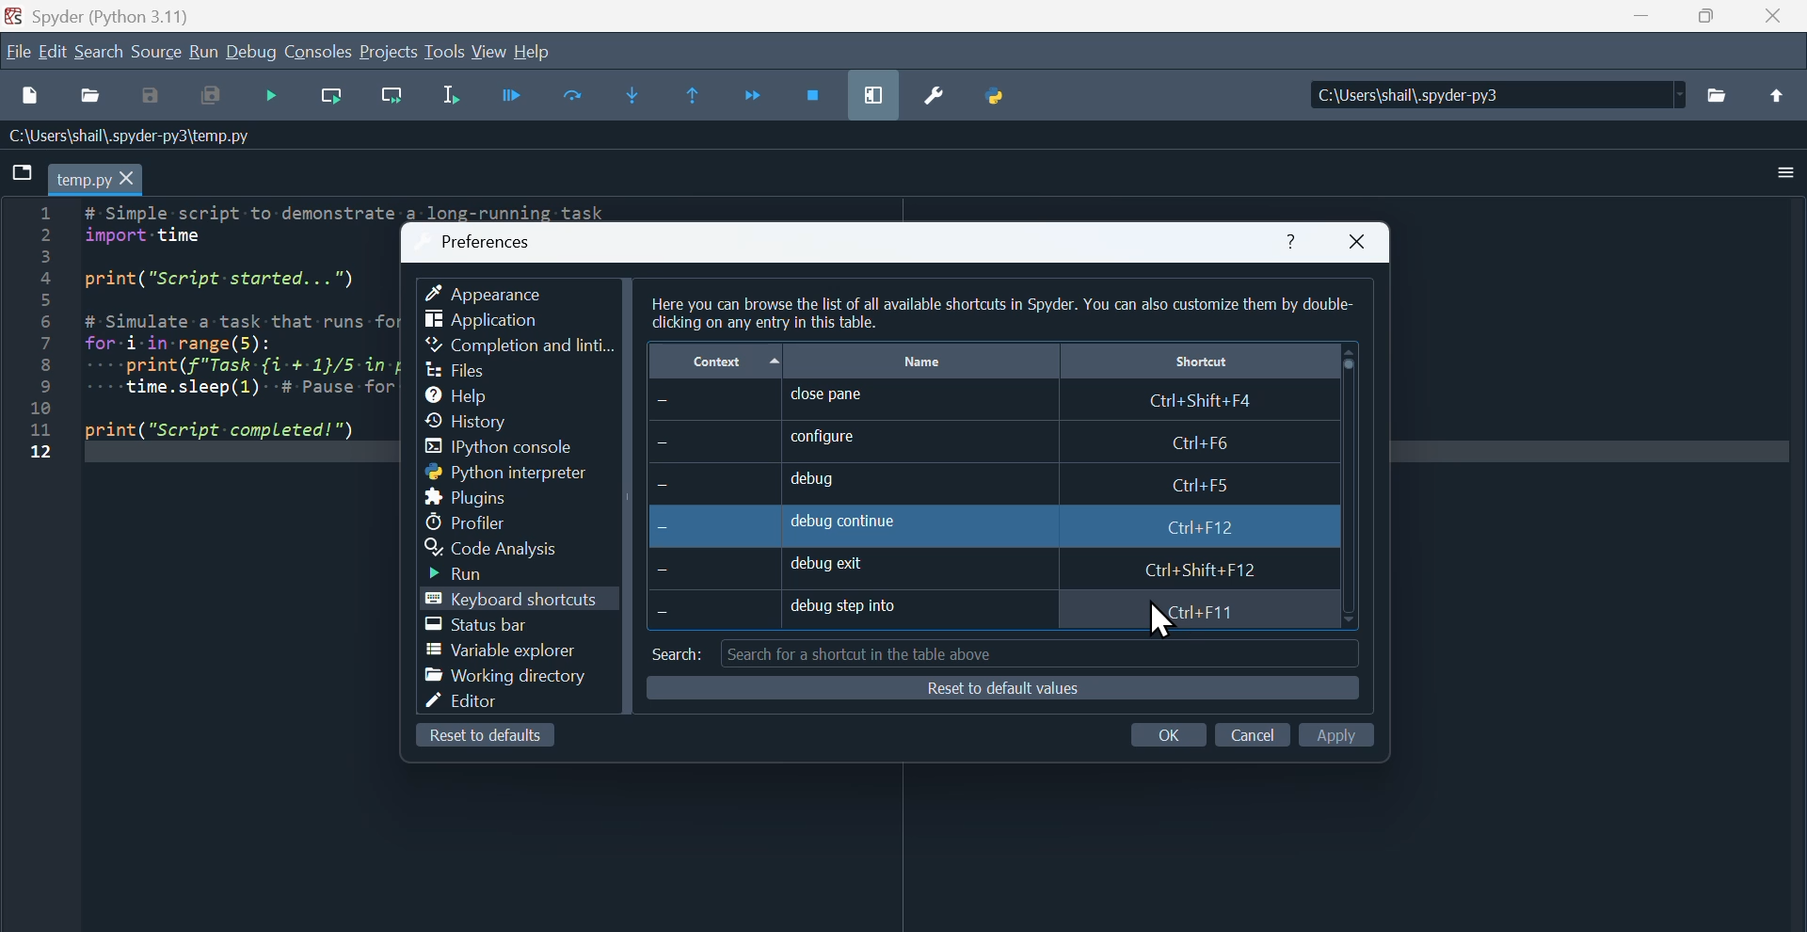 The height and width of the screenshot is (932, 1807). What do you see at coordinates (500, 289) in the screenshot?
I see `Appearance` at bounding box center [500, 289].